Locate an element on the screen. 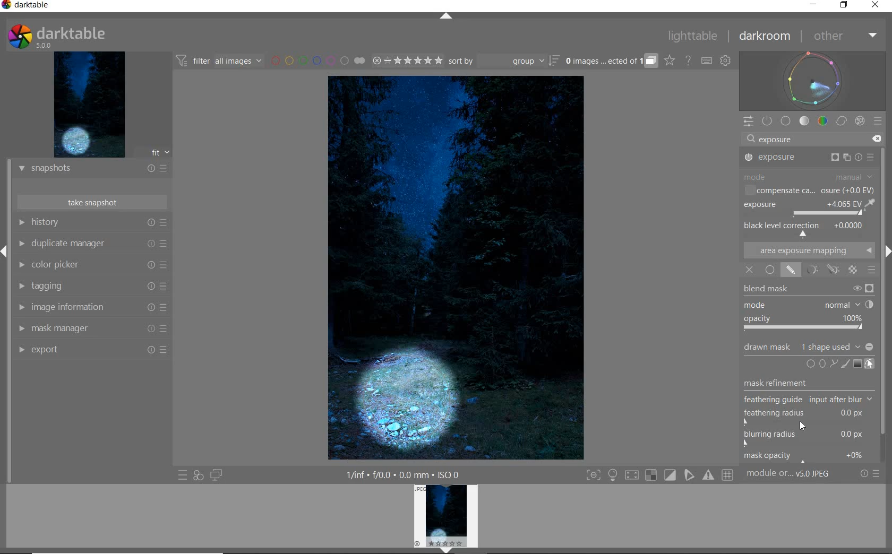  EXPOSURE ADJUSTED is located at coordinates (811, 206).